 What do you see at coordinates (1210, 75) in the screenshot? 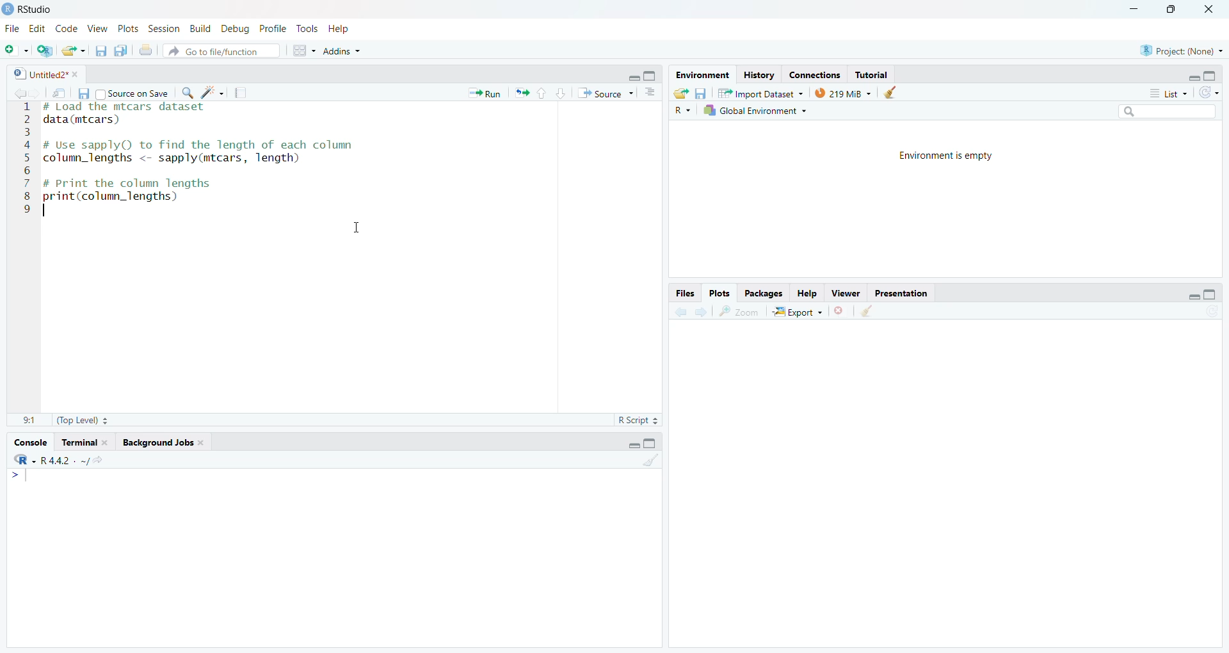
I see `Full Height` at bounding box center [1210, 75].